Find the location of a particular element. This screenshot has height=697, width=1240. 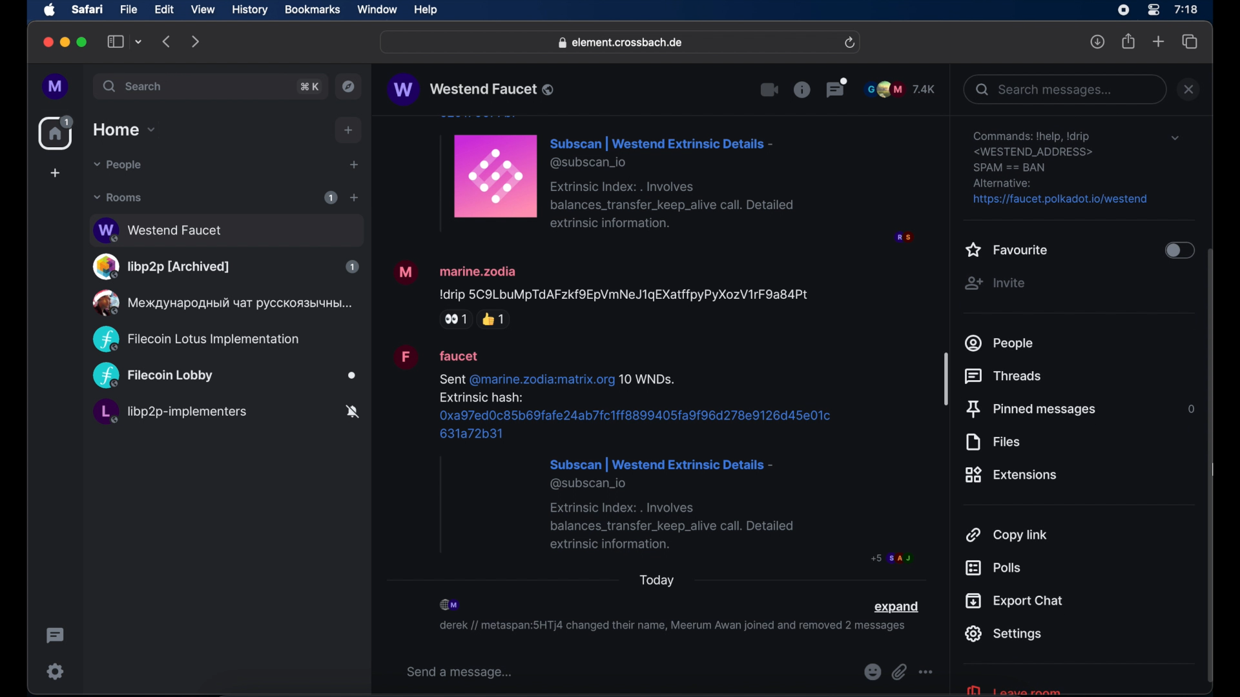

backward is located at coordinates (167, 41).